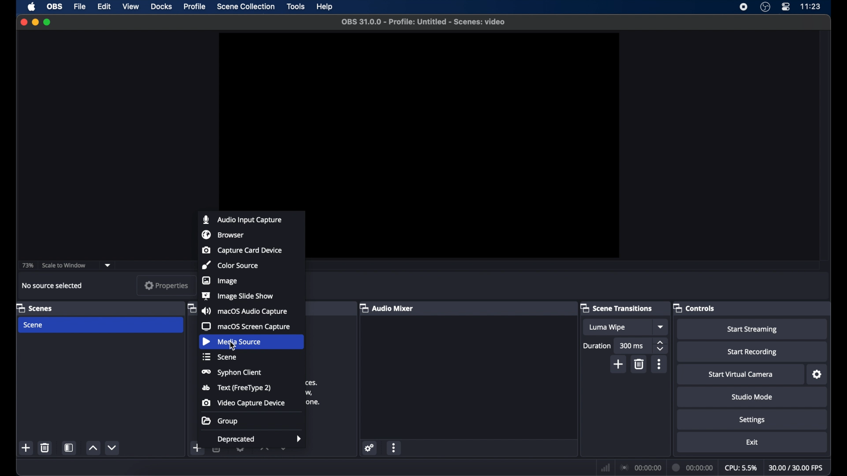  Describe the element at coordinates (161, 7) in the screenshot. I see `docks` at that location.